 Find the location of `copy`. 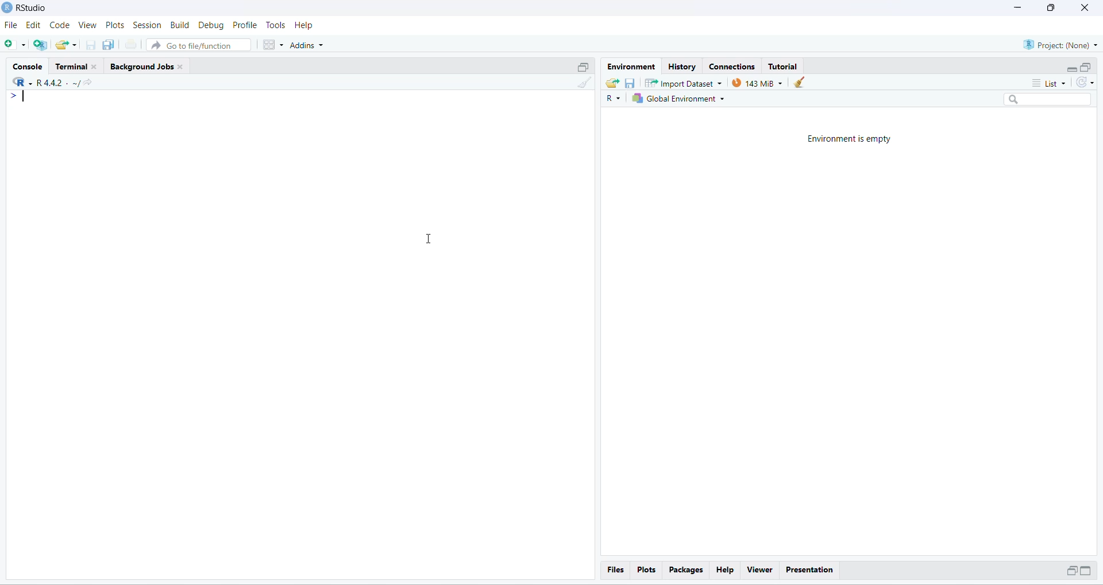

copy is located at coordinates (109, 44).